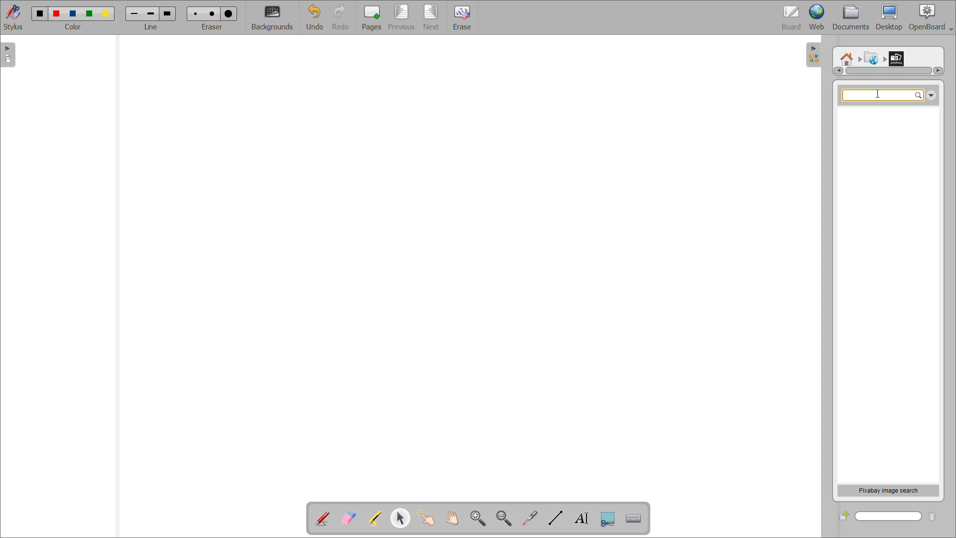 This screenshot has height=538, width=956. I want to click on search, so click(889, 517).